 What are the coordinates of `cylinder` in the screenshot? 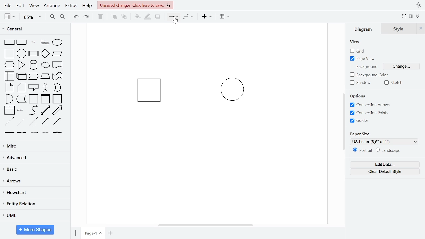 It's located at (34, 65).